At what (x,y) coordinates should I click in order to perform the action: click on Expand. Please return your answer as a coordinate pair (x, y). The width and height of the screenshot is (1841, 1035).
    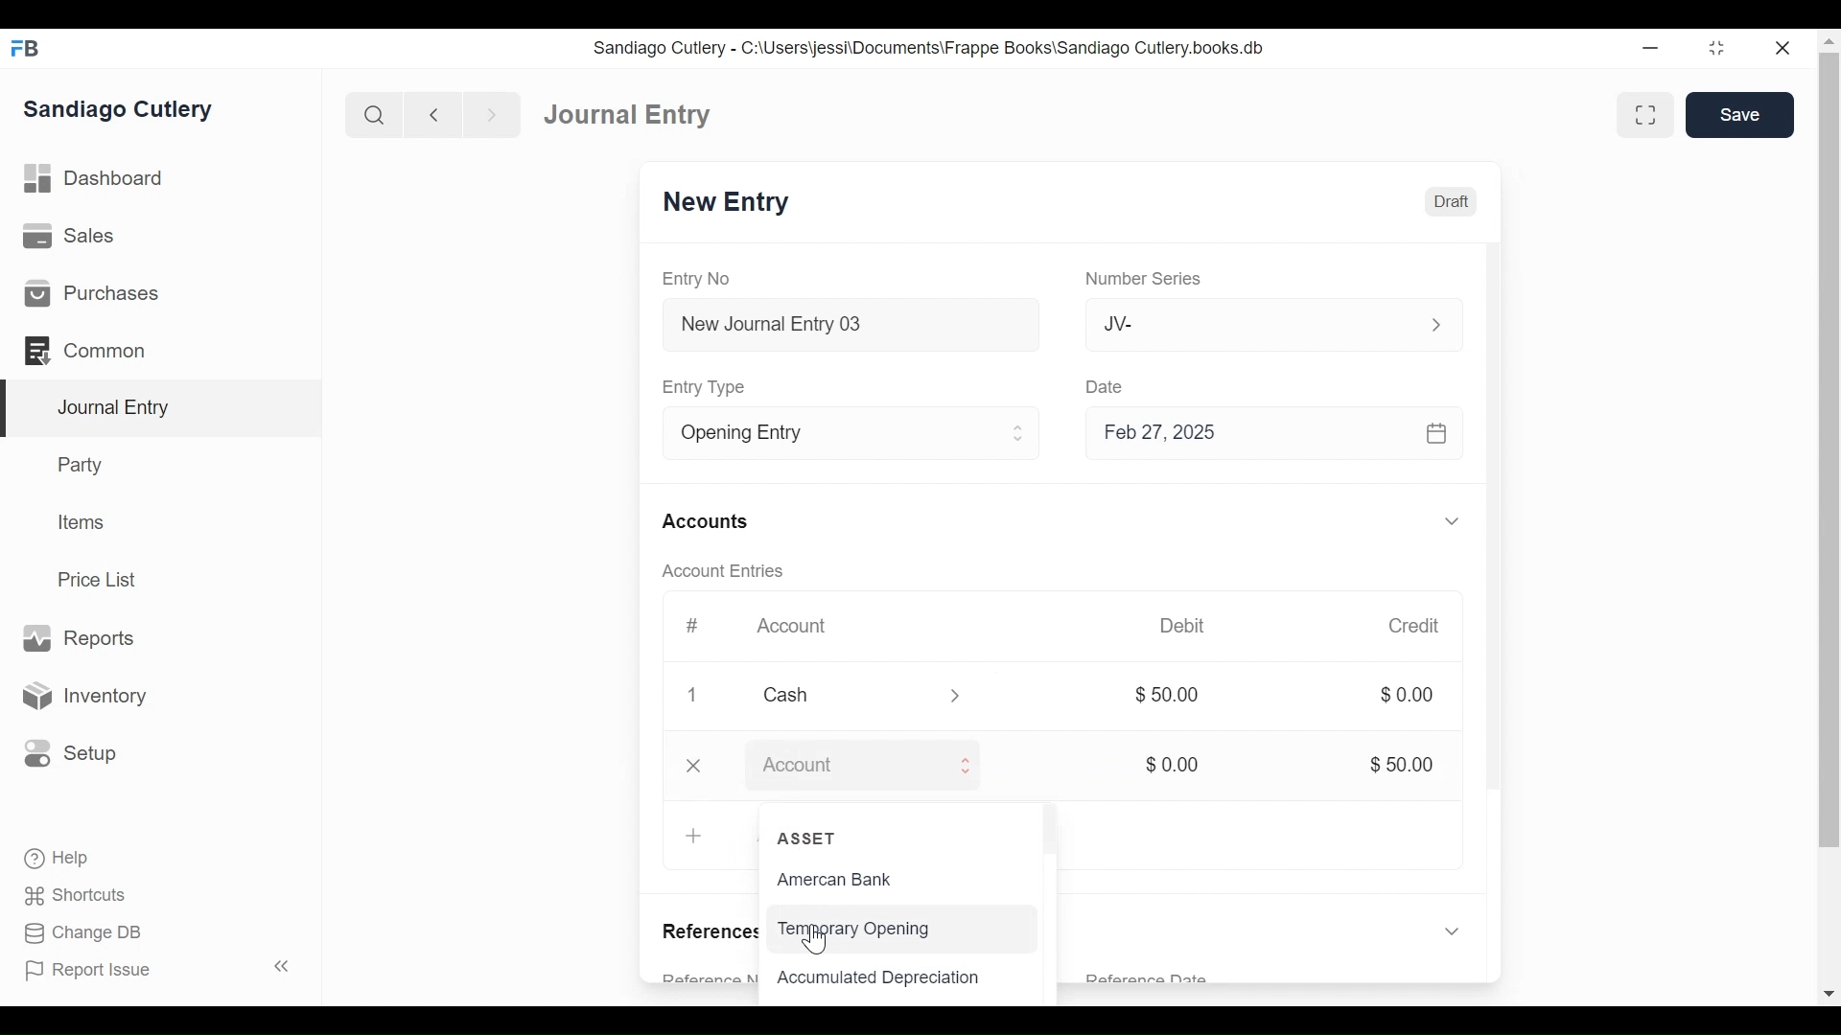
    Looking at the image, I should click on (1453, 929).